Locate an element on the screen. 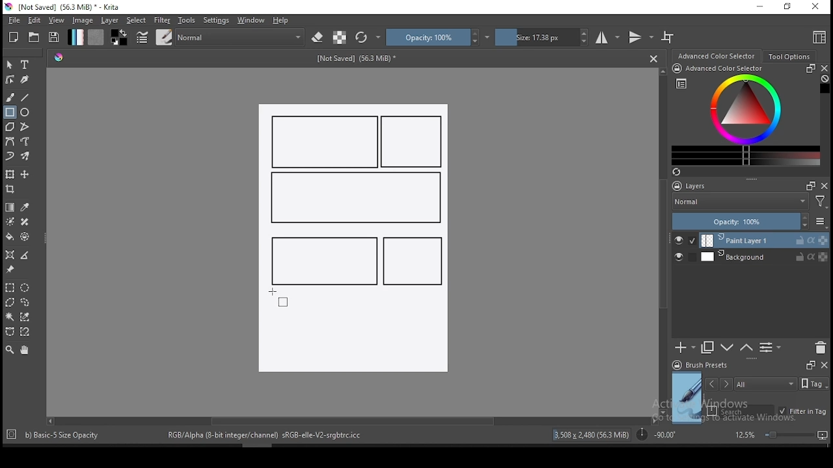 The height and width of the screenshot is (468, 833). pattern is located at coordinates (96, 37).